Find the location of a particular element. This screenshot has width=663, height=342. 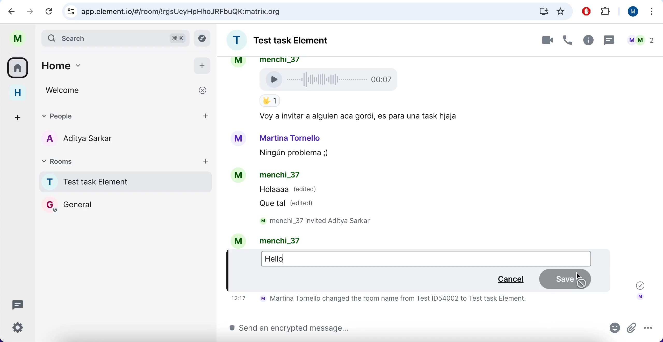

text is located at coordinates (391, 300).